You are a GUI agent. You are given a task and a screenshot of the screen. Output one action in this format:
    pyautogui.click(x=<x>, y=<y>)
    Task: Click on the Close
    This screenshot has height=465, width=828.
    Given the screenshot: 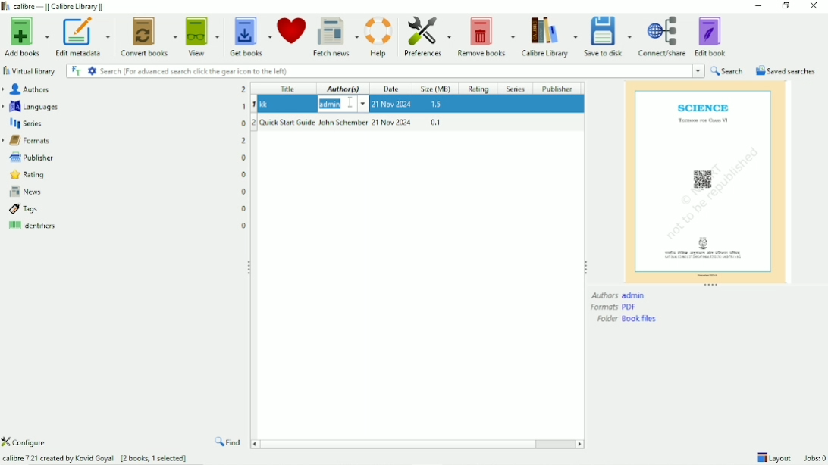 What is the action you would take?
    pyautogui.click(x=814, y=6)
    